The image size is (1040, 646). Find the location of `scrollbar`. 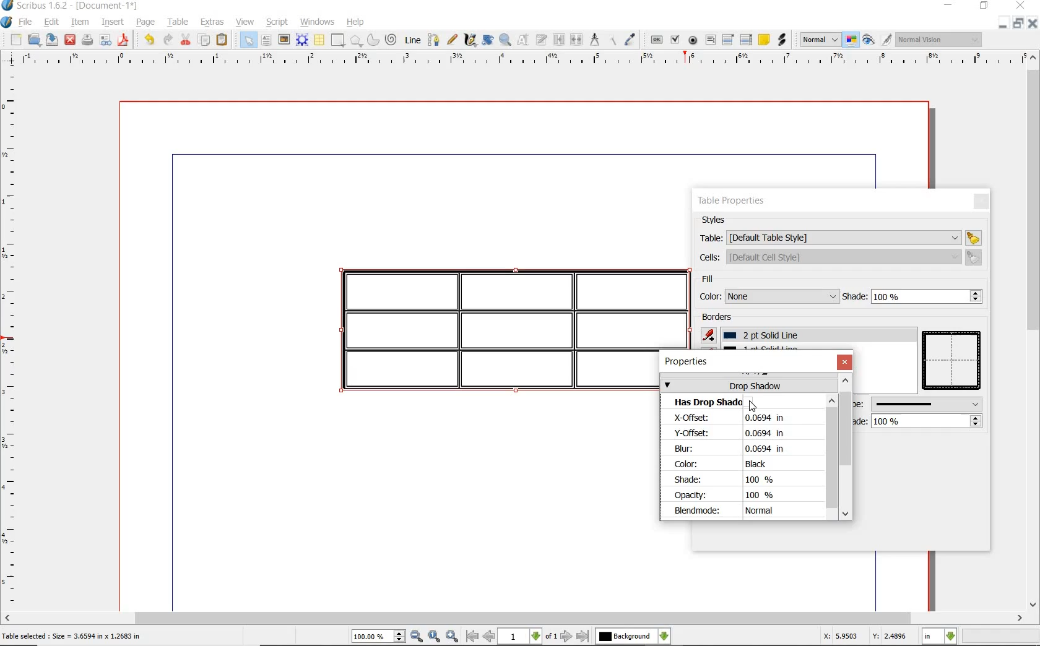

scrollbar is located at coordinates (1034, 329).